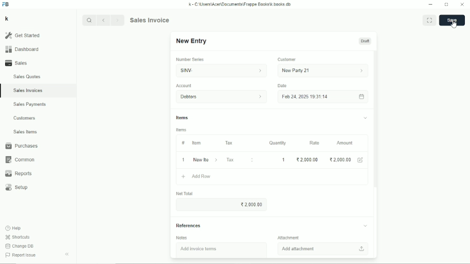 The image size is (470, 264). I want to click on Sales items, so click(25, 132).